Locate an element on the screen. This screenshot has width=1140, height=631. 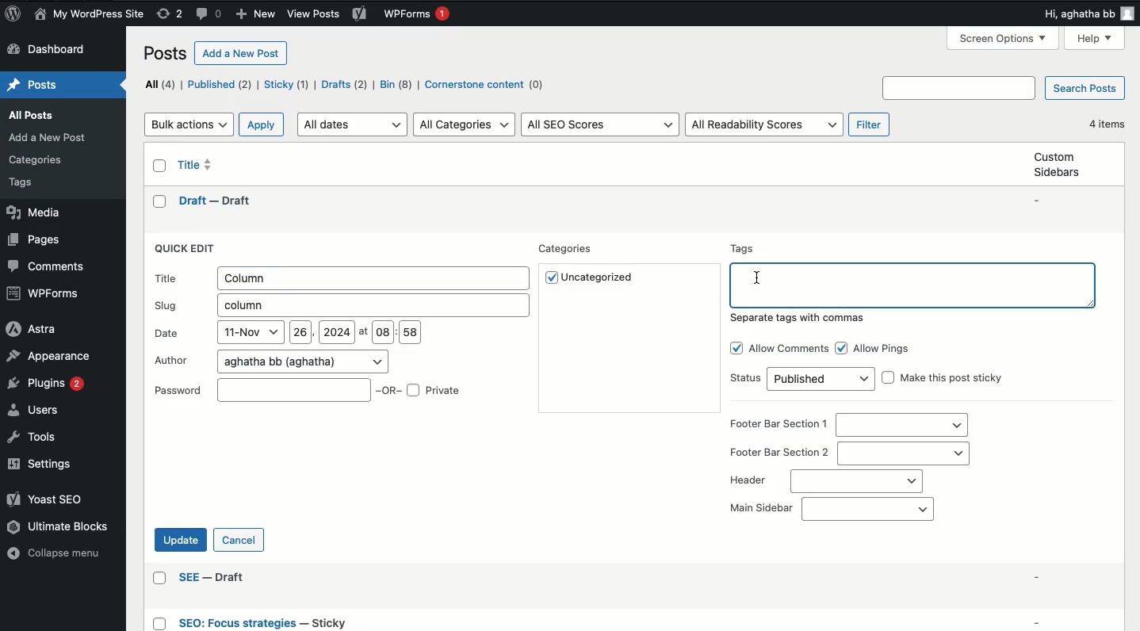
checkbox is located at coordinates (160, 201).